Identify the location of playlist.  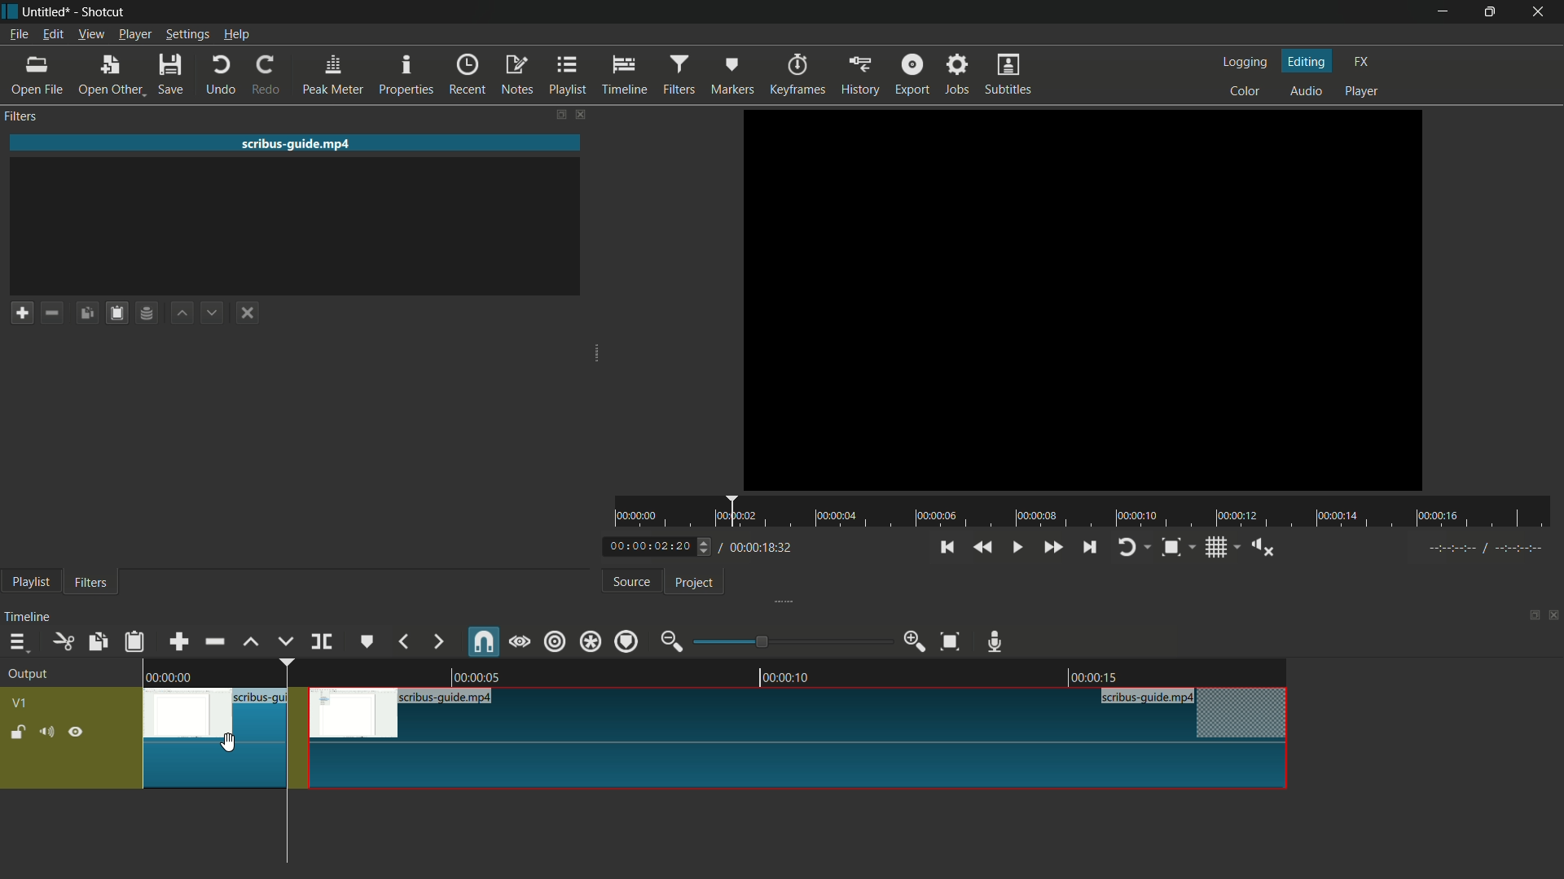
(28, 583).